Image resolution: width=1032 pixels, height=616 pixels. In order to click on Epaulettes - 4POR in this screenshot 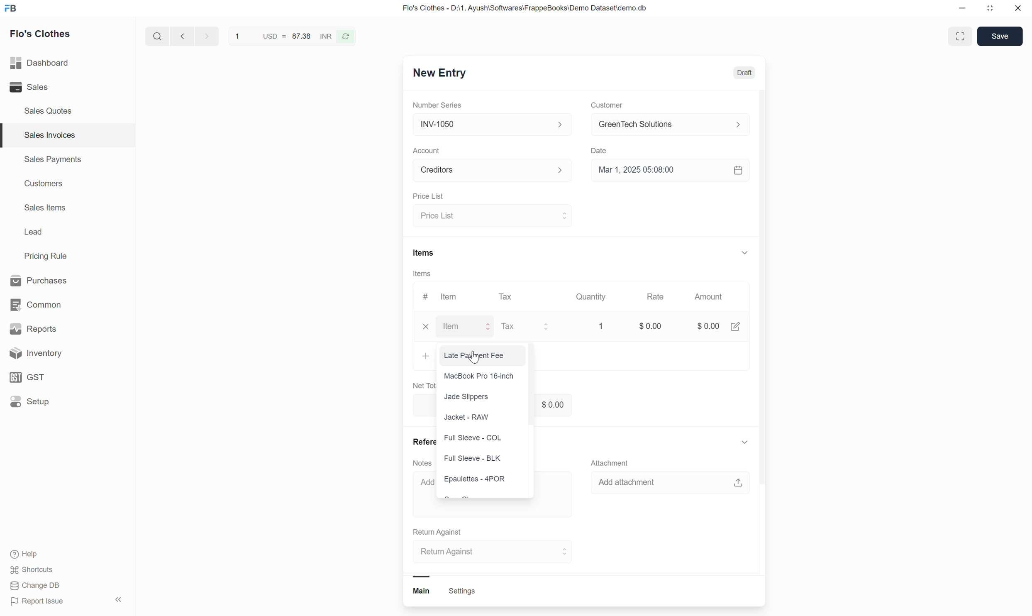, I will do `click(474, 479)`.